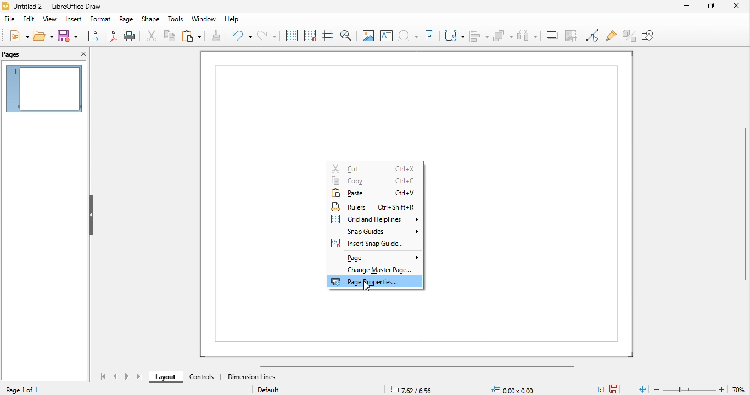 Image resolution: width=750 pixels, height=395 pixels. I want to click on crop, so click(570, 36).